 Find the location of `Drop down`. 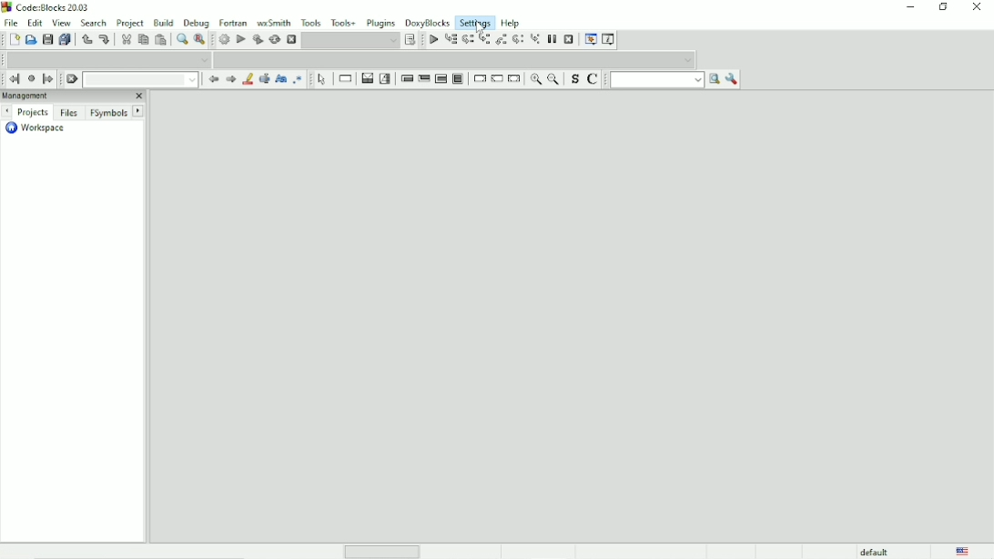

Drop down is located at coordinates (202, 59).